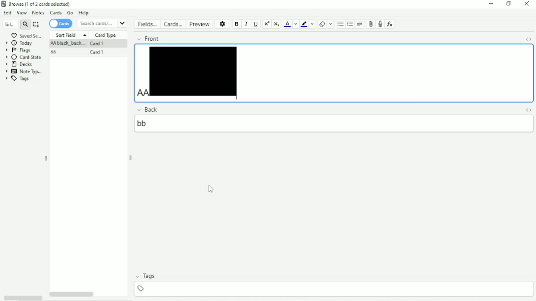 This screenshot has height=301, width=536. I want to click on Superscript, so click(267, 24).